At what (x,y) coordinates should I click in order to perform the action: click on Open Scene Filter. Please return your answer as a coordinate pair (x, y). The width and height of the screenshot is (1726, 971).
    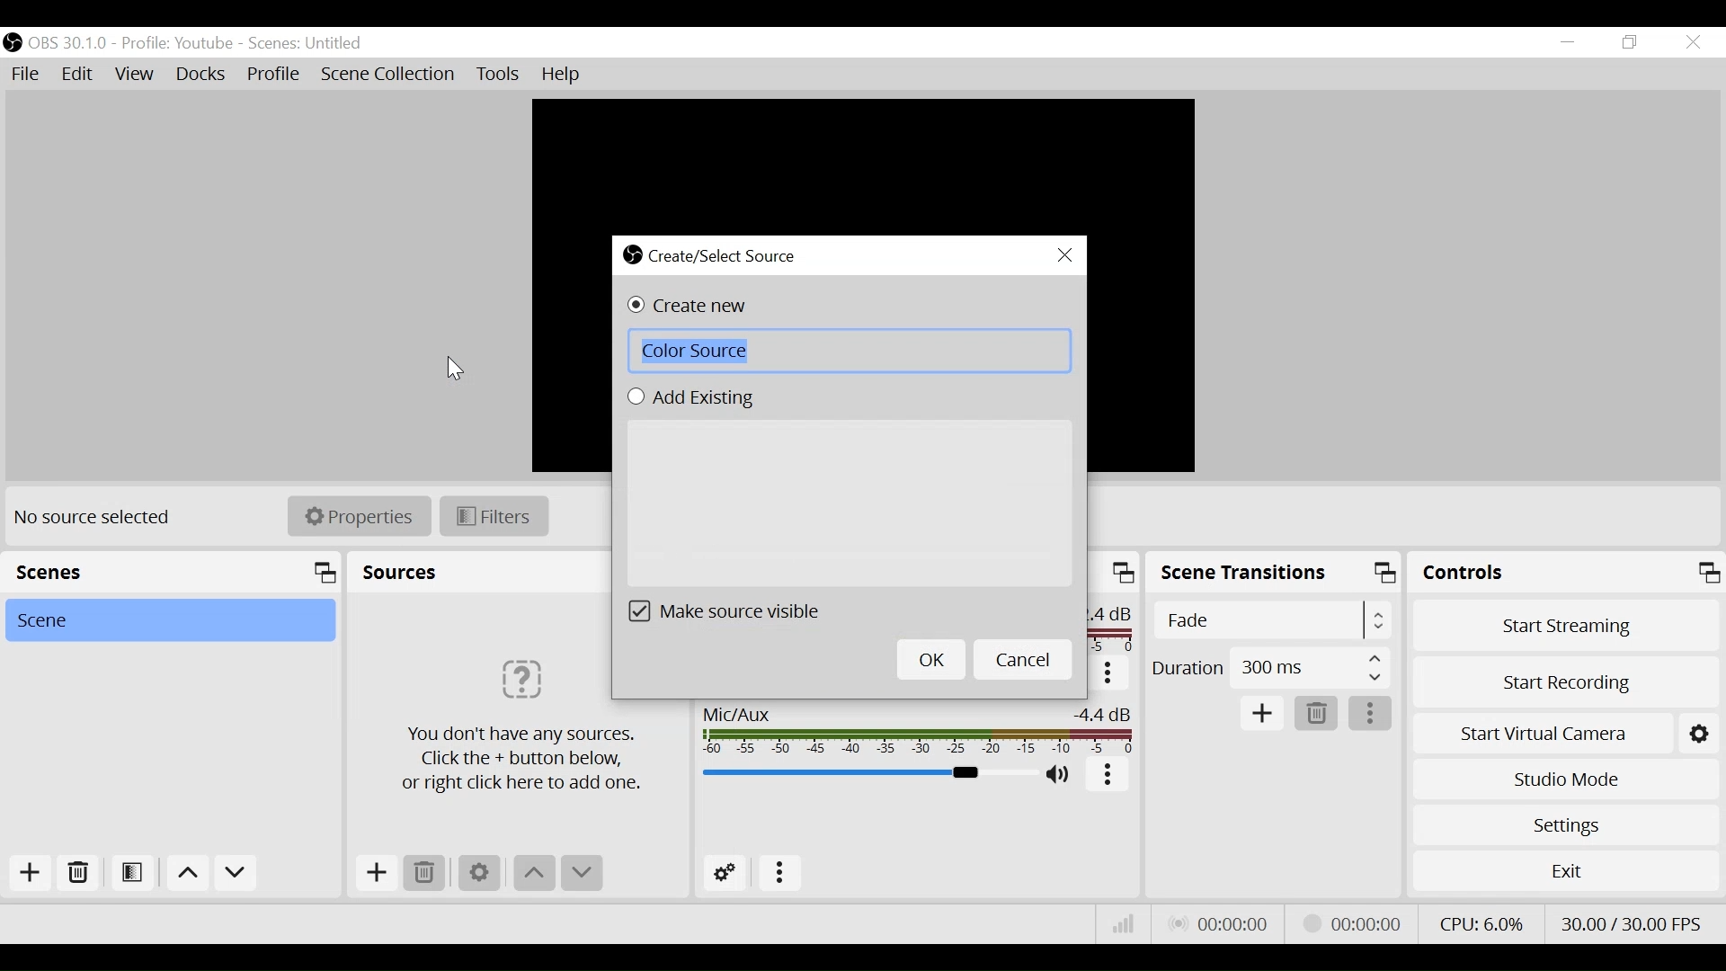
    Looking at the image, I should click on (130, 870).